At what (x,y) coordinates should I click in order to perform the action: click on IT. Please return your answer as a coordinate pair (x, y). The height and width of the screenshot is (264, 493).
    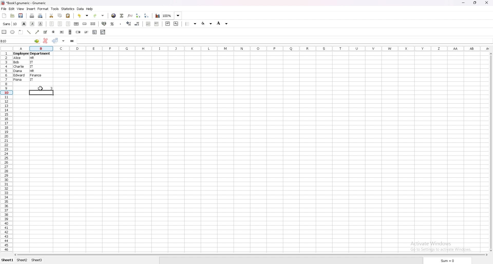
    Looking at the image, I should click on (32, 62).